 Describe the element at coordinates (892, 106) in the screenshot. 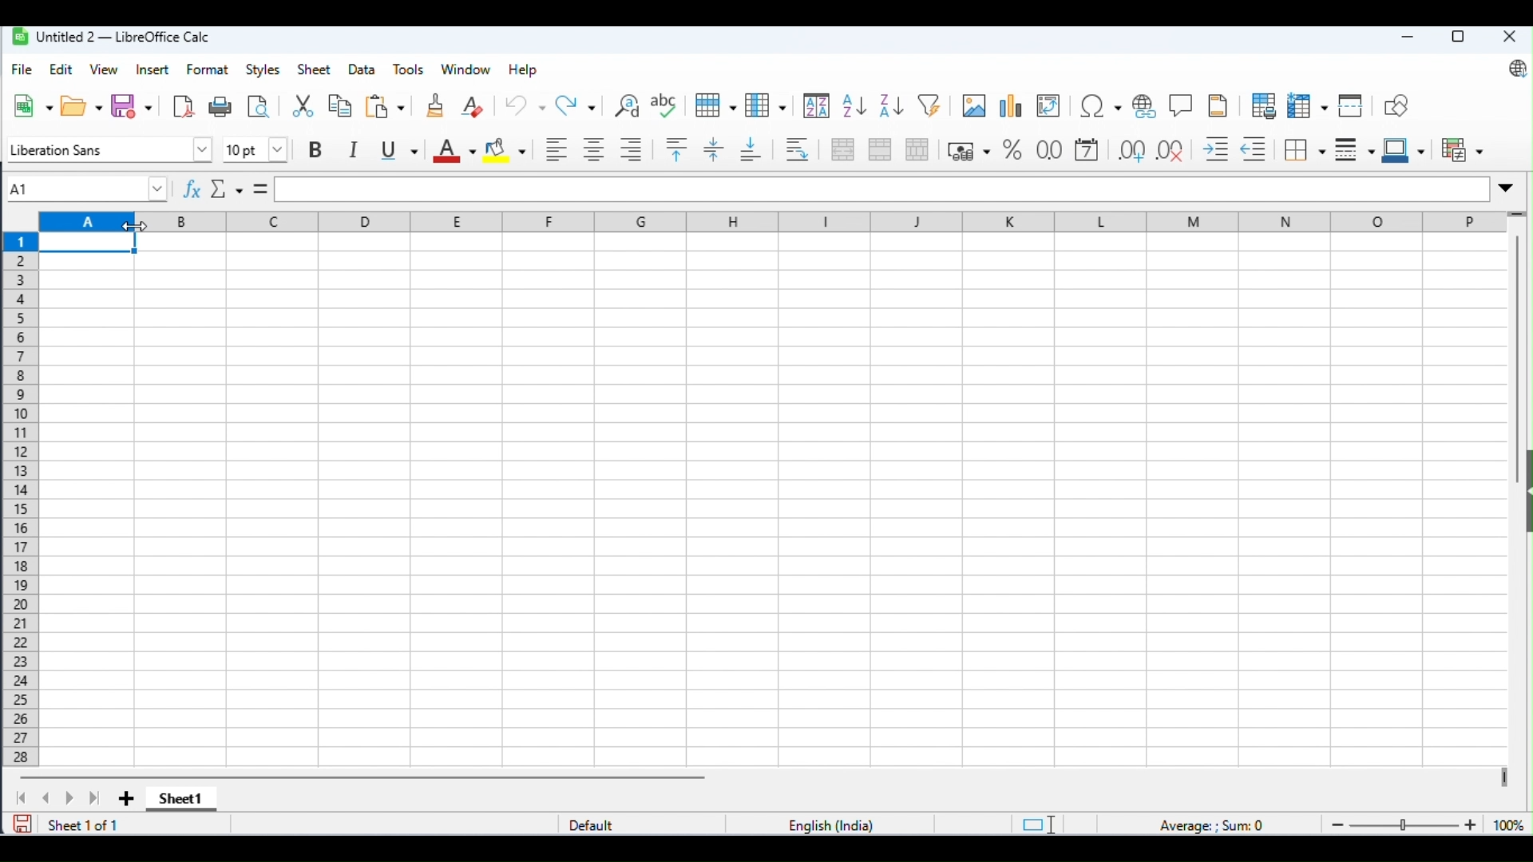

I see `sort descending` at that location.